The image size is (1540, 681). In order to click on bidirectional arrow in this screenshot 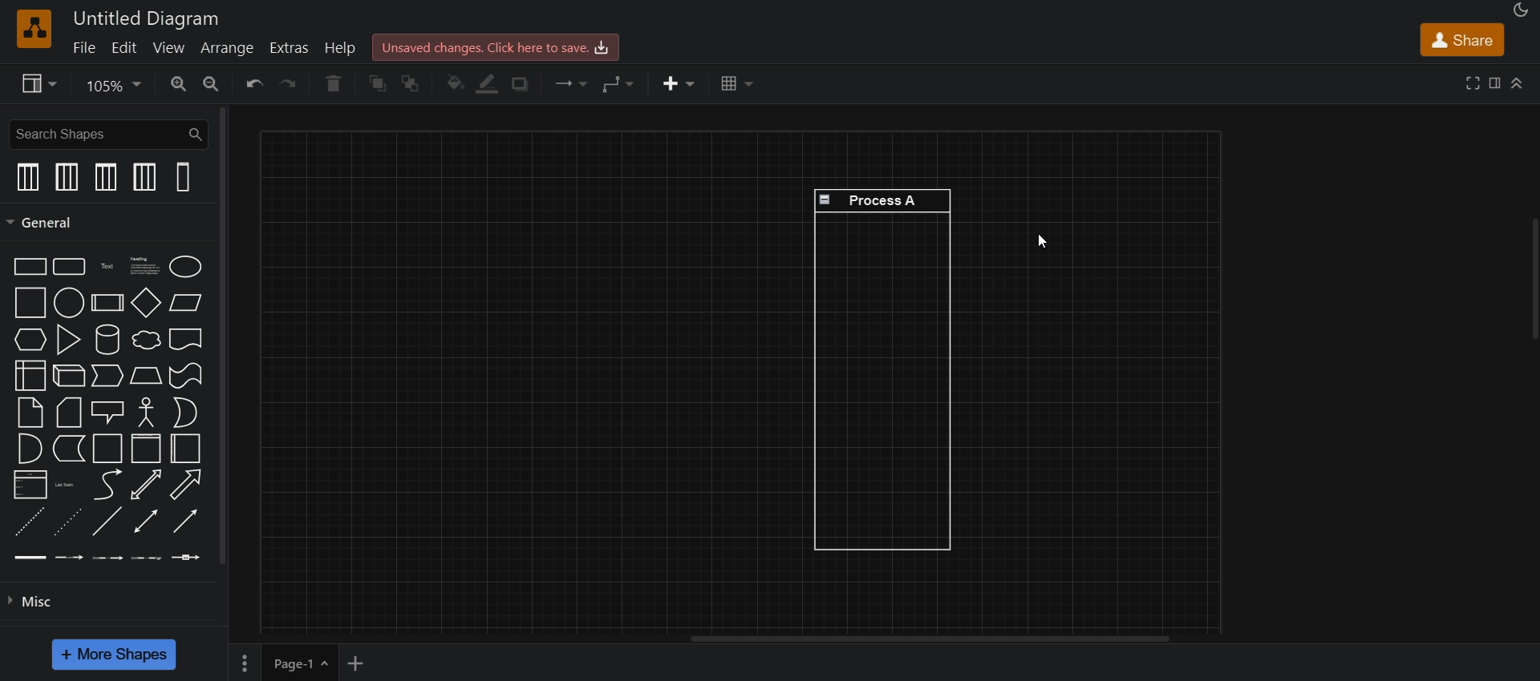, I will do `click(145, 486)`.